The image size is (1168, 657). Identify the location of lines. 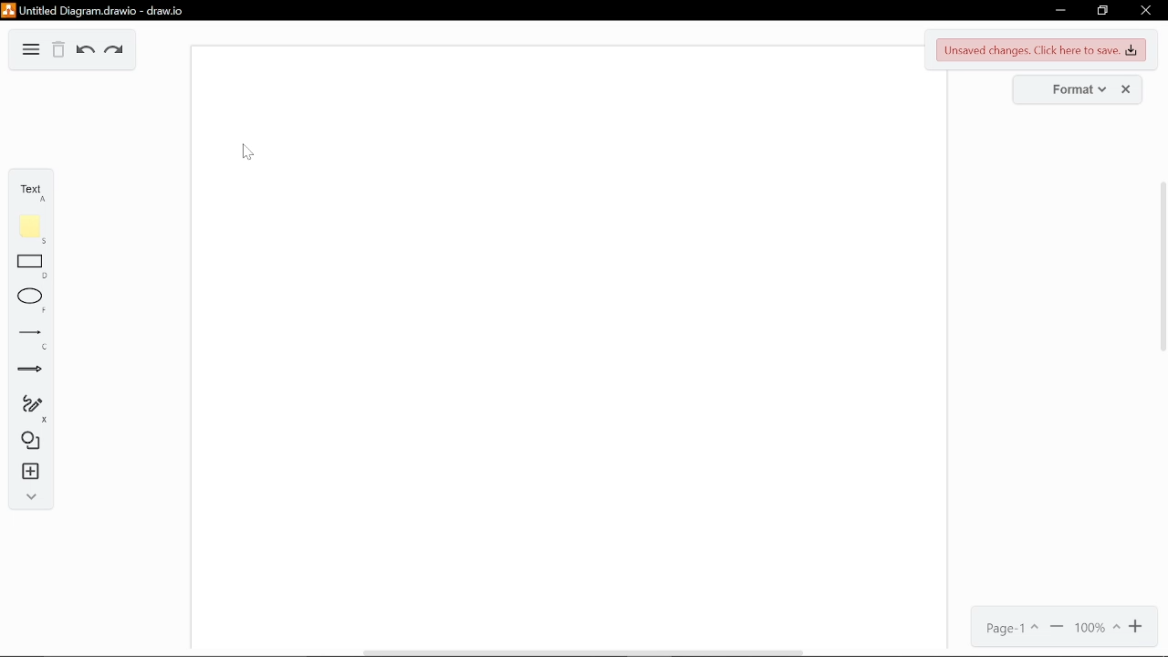
(26, 339).